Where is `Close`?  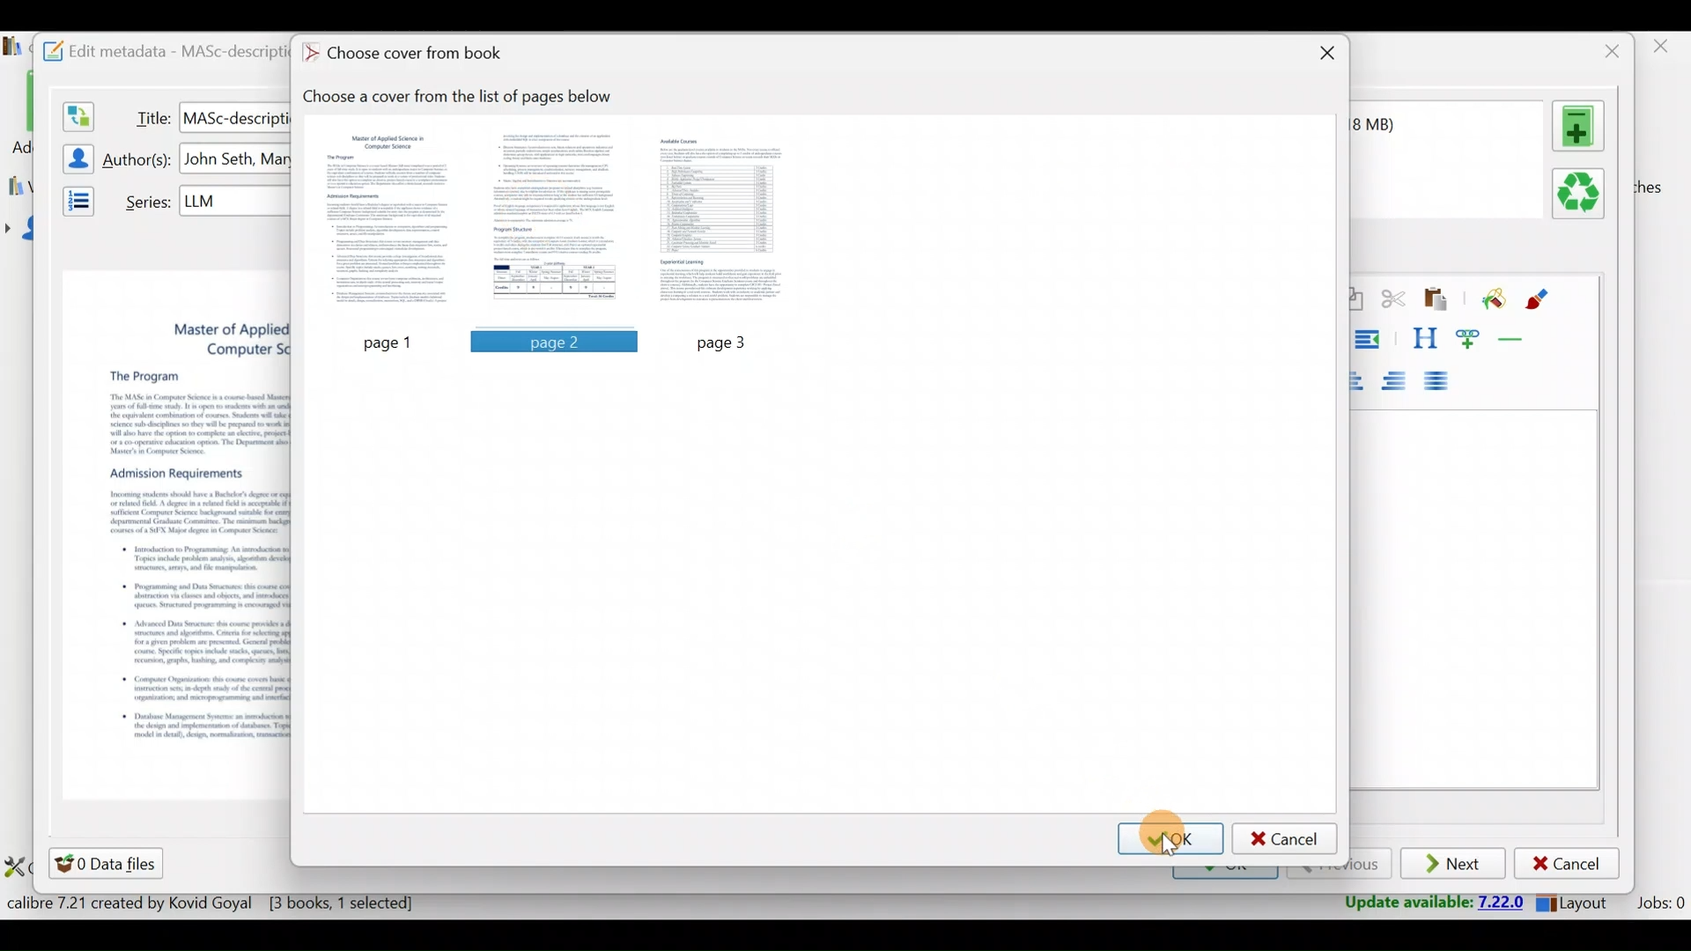 Close is located at coordinates (1324, 55).